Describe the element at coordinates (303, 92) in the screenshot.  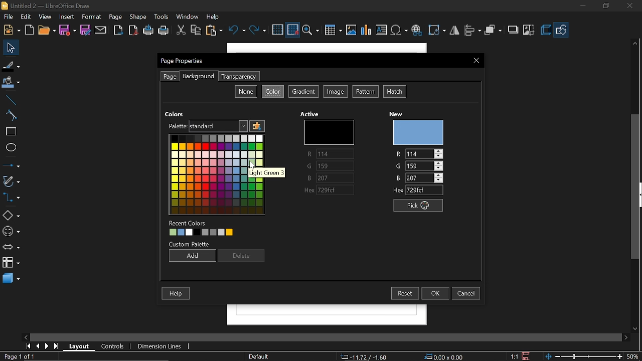
I see `Gradient` at that location.